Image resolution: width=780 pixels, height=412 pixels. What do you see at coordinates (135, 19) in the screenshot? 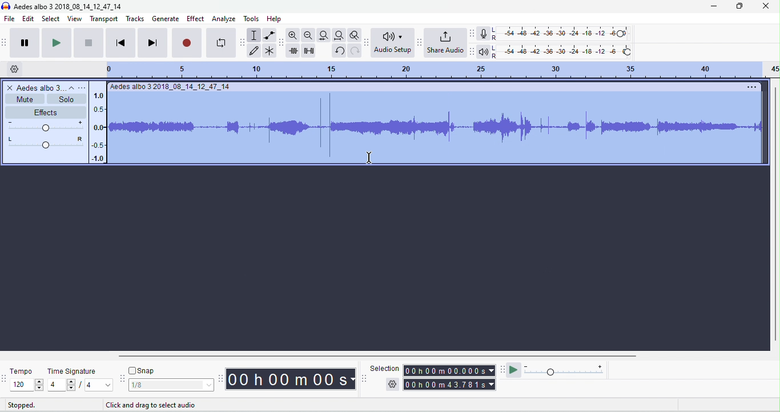
I see `tracks` at bounding box center [135, 19].